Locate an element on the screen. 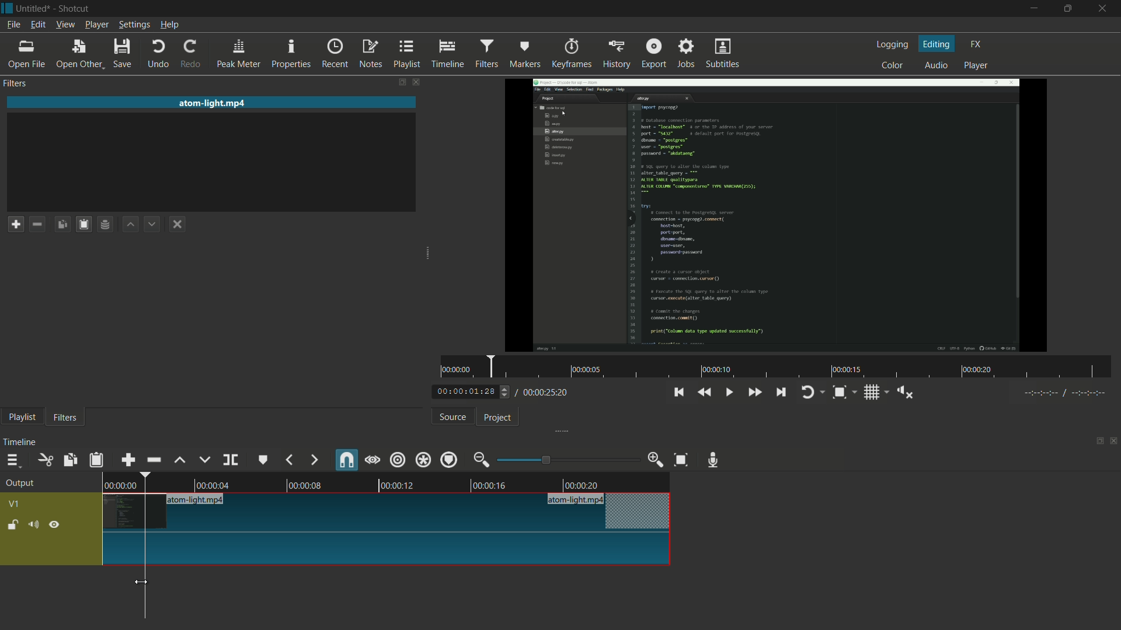  fx is located at coordinates (976, 44).